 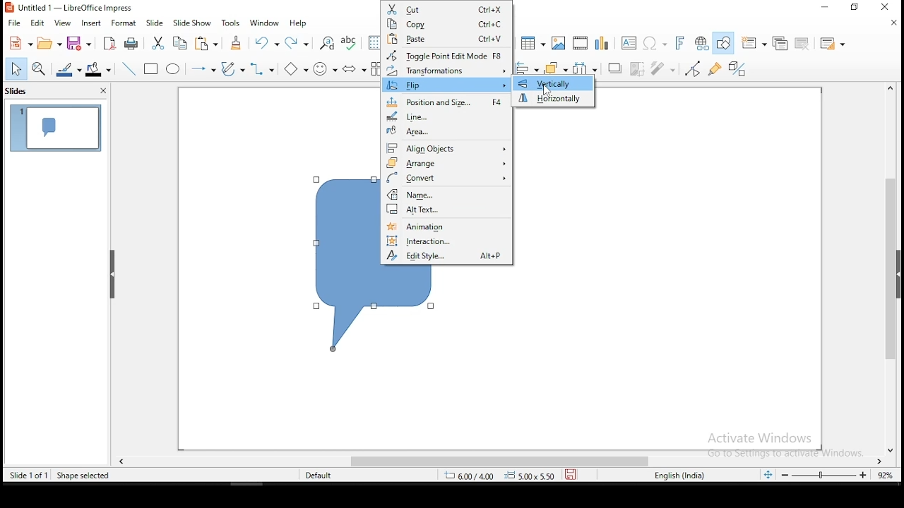 I want to click on toggle point edit mode, so click(x=446, y=56).